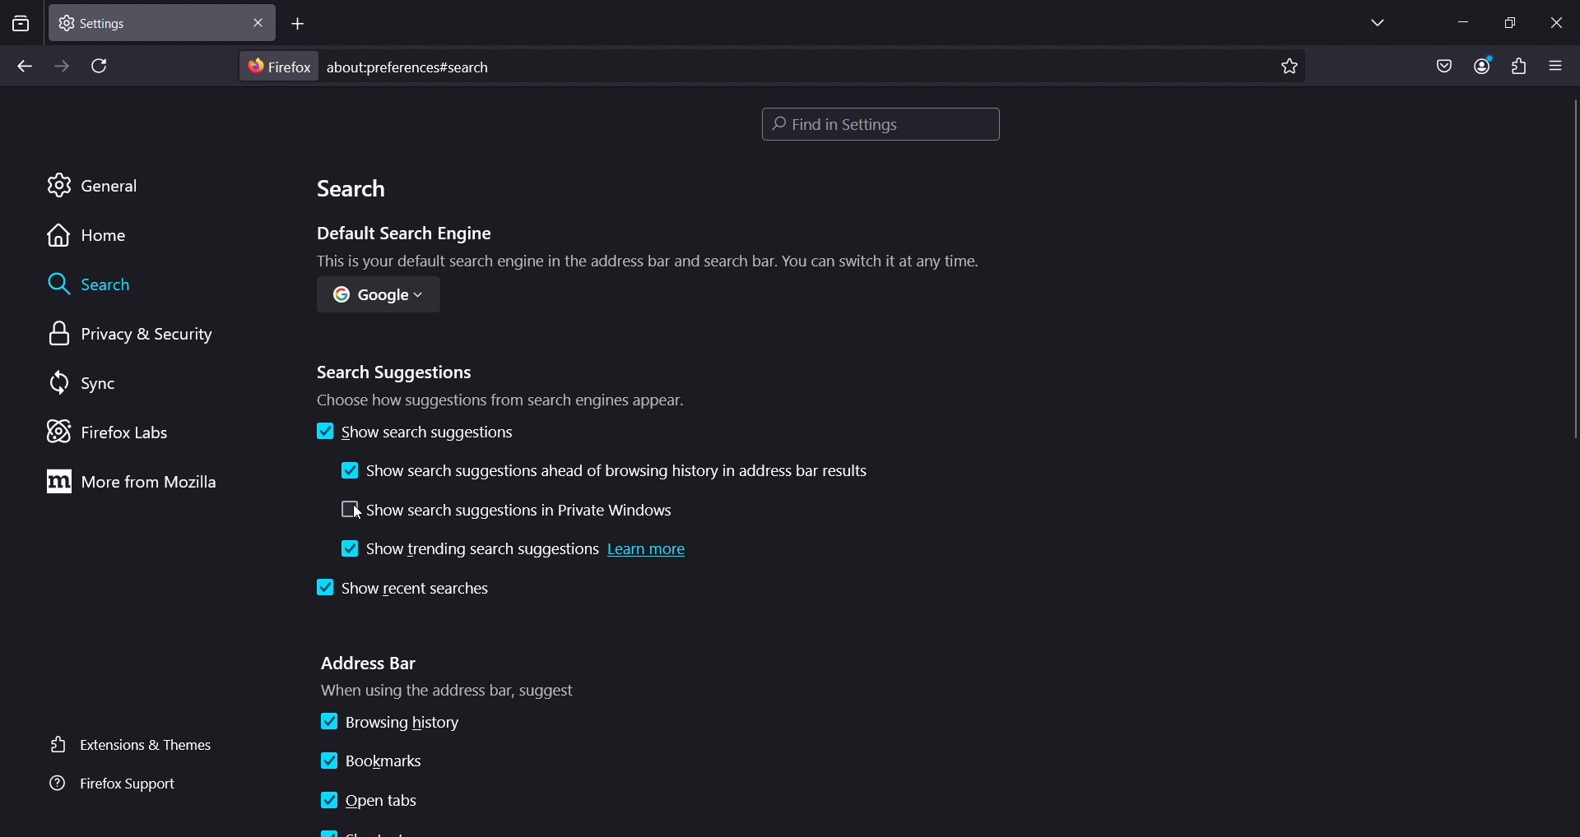 The image size is (1580, 837). What do you see at coordinates (100, 187) in the screenshot?
I see `general` at bounding box center [100, 187].